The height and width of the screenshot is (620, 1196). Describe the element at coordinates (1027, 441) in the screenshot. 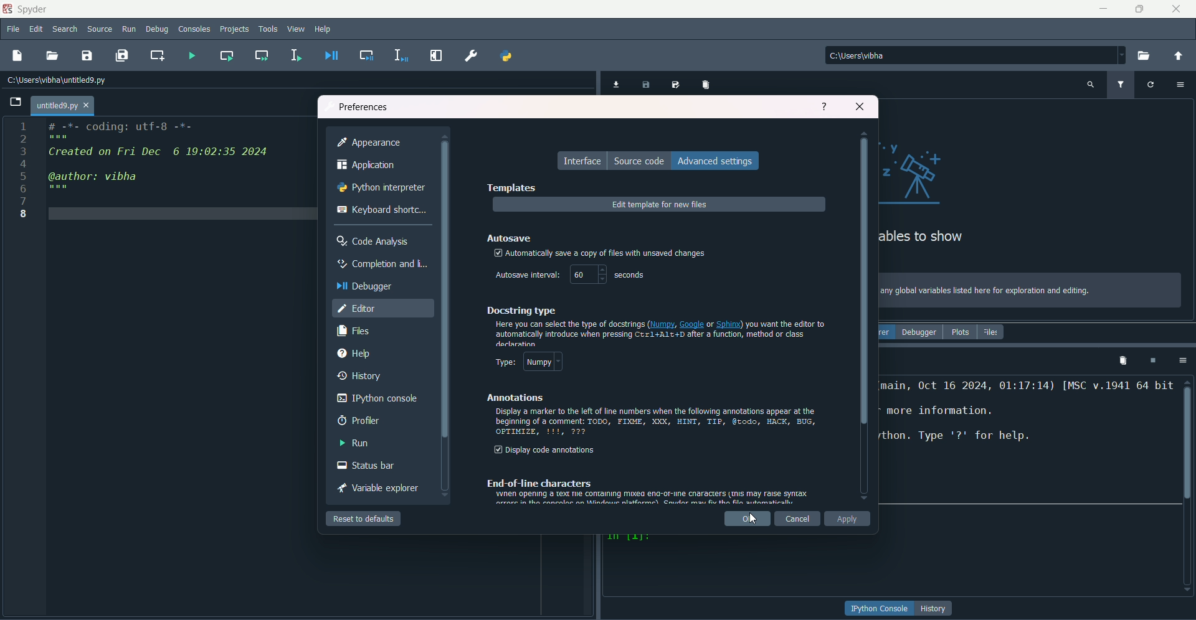

I see `text` at that location.